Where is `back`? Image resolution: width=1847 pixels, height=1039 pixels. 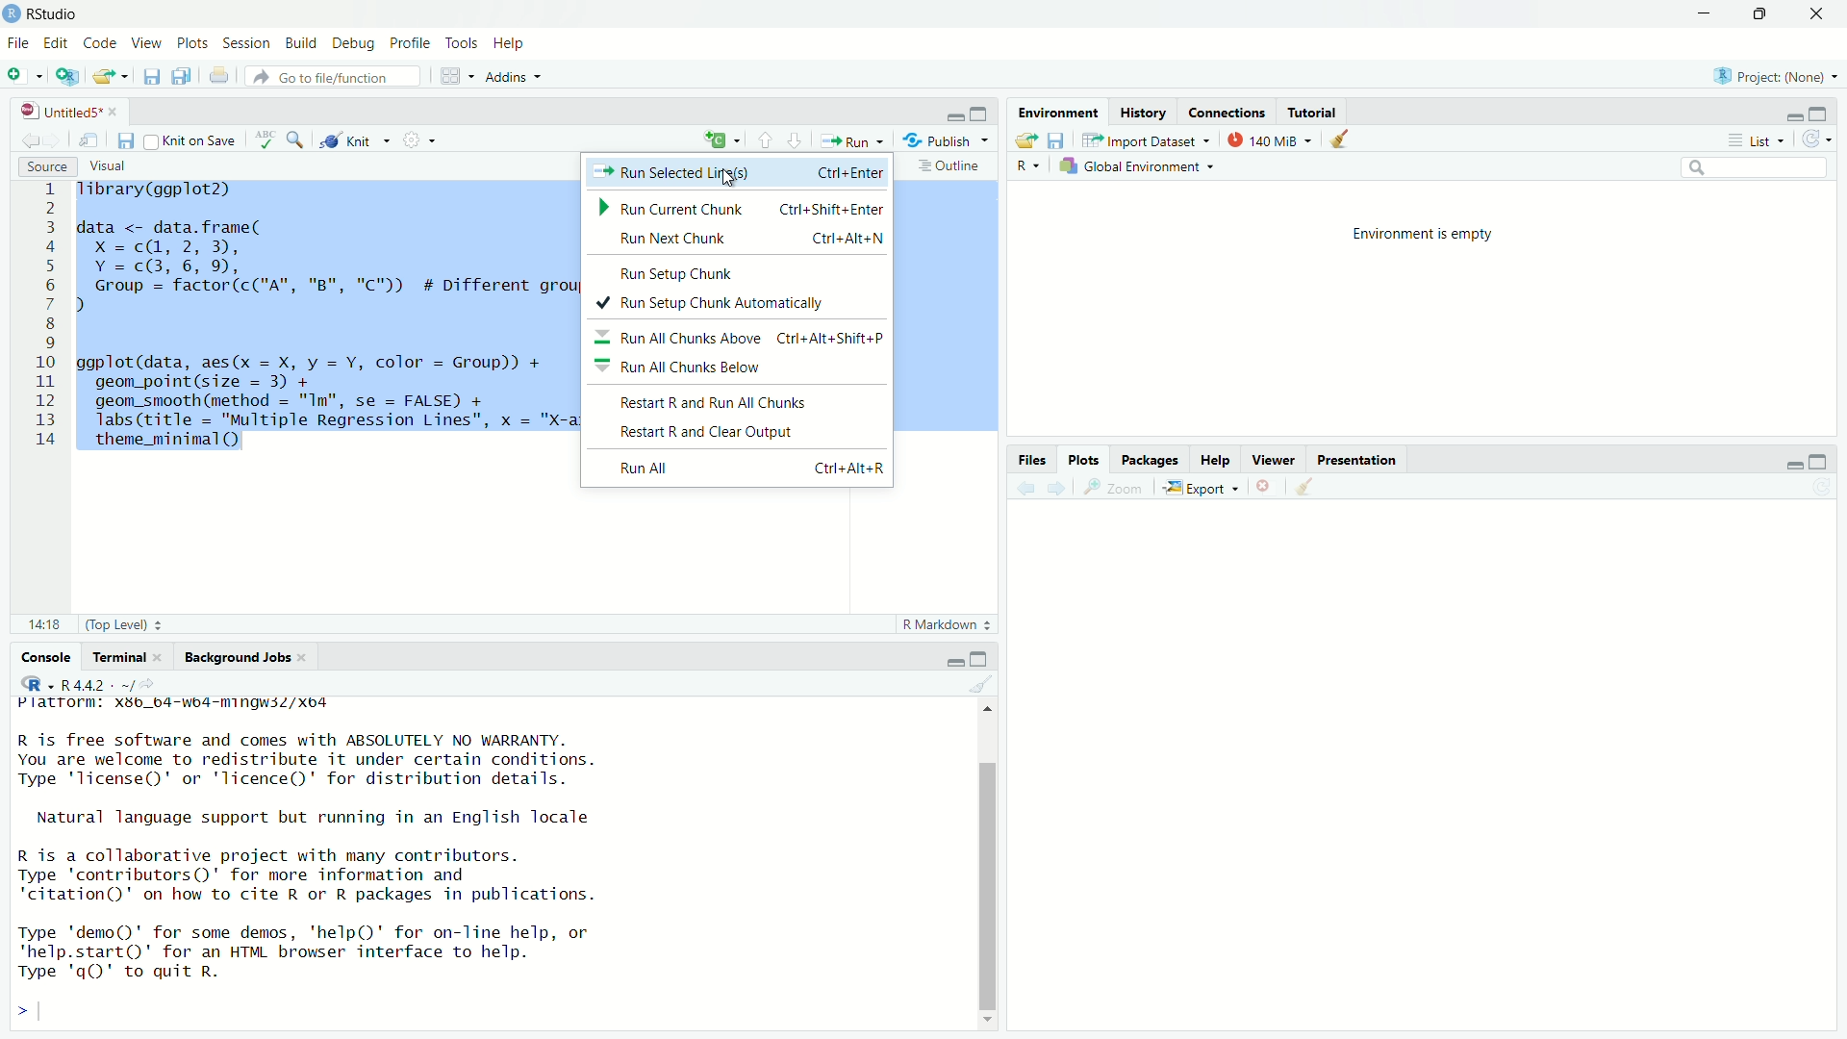 back is located at coordinates (25, 141).